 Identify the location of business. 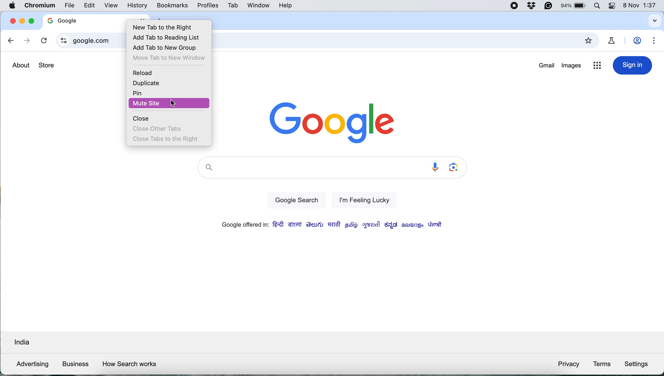
(75, 364).